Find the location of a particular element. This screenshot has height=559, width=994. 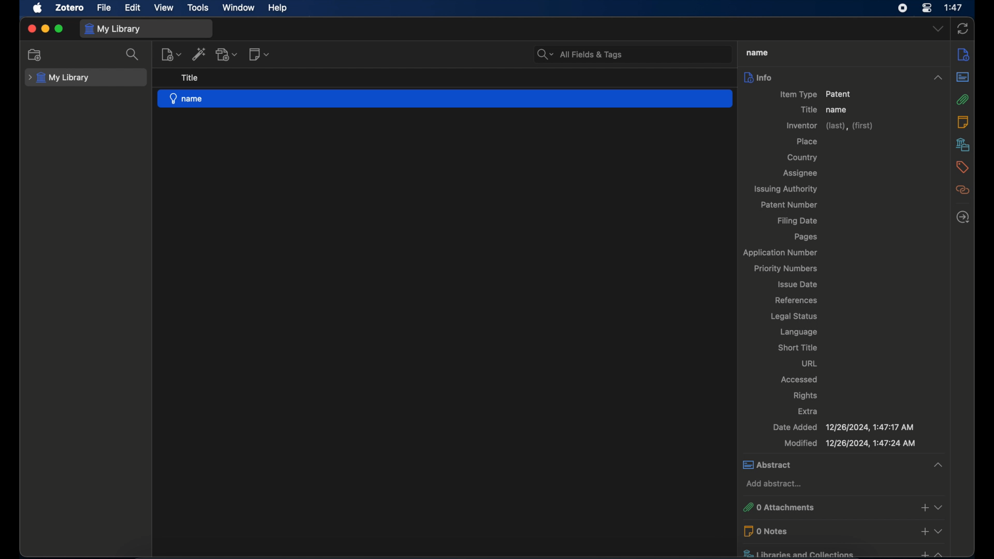

add item by identifier is located at coordinates (199, 54).